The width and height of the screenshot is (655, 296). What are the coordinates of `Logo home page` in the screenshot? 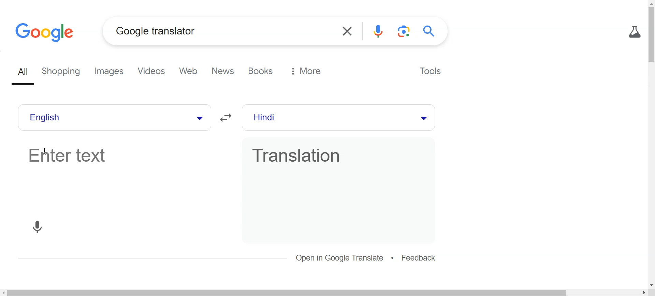 It's located at (46, 32).